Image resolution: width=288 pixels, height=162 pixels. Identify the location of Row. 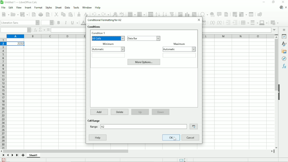
(132, 14).